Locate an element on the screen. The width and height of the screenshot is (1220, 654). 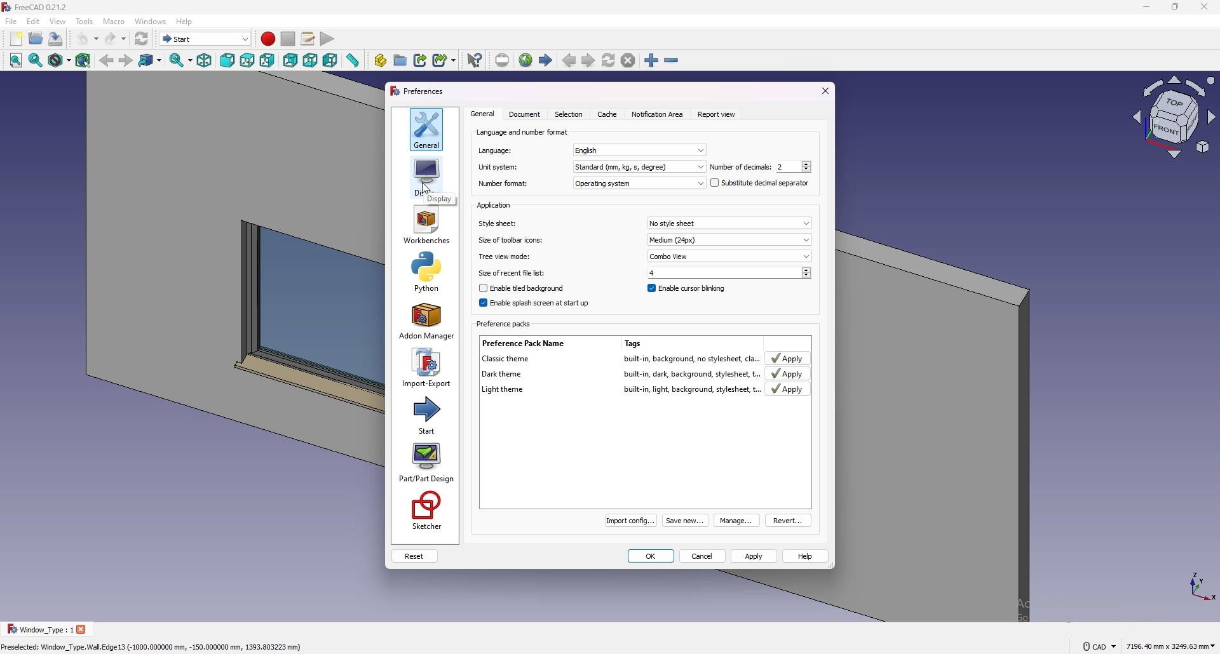
create part is located at coordinates (381, 60).